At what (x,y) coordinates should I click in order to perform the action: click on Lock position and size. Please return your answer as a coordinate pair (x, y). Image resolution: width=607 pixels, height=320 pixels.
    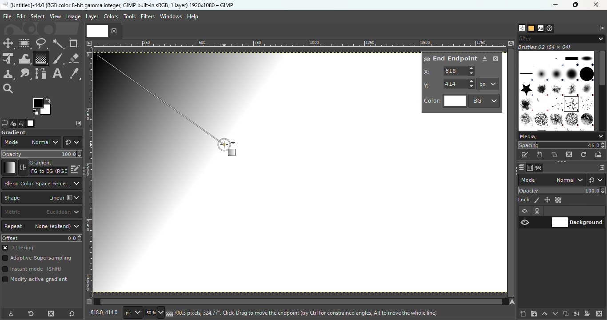
    Looking at the image, I should click on (547, 200).